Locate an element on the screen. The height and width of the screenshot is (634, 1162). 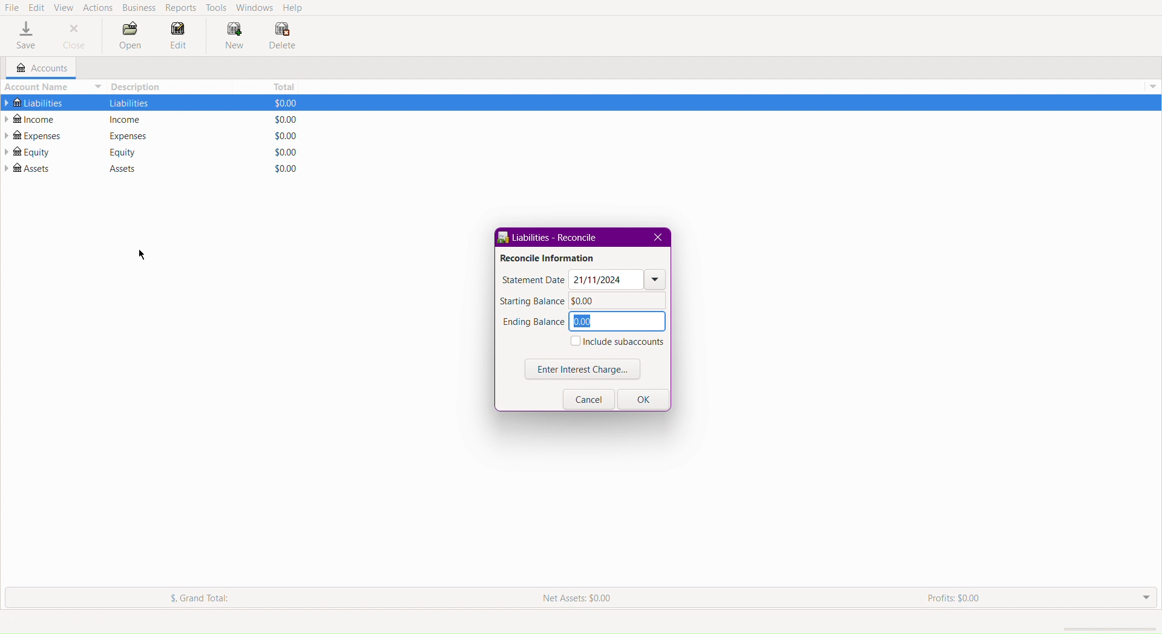
Description is located at coordinates (122, 153).